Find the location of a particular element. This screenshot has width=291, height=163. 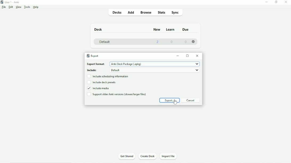

Settings is located at coordinates (194, 42).